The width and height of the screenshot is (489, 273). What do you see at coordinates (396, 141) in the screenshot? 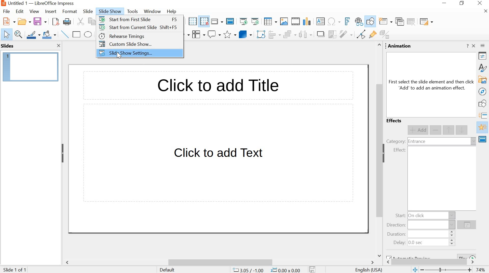
I see `category` at bounding box center [396, 141].